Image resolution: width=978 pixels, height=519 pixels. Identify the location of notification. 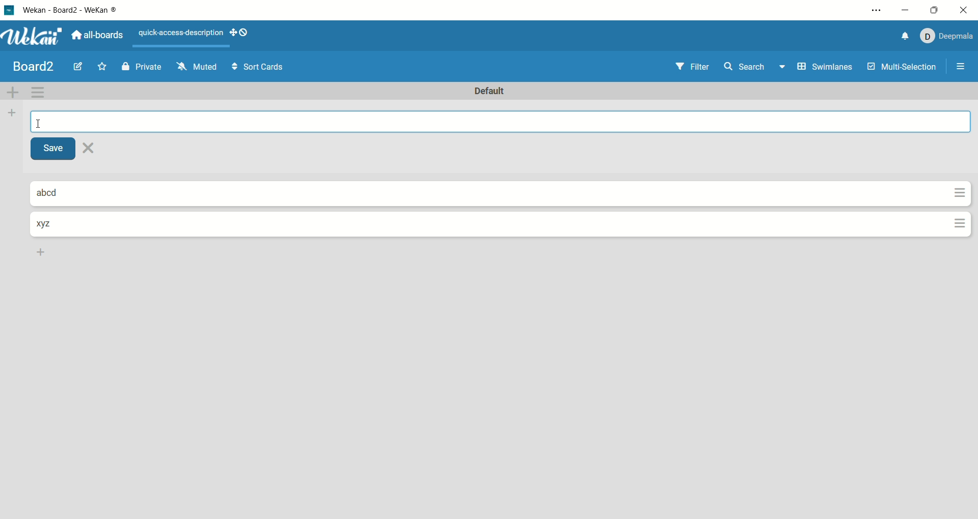
(900, 36).